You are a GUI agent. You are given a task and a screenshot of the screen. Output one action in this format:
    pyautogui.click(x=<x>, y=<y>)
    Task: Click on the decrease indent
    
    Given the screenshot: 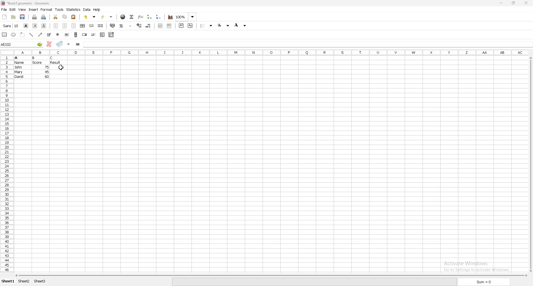 What is the action you would take?
    pyautogui.click(x=160, y=25)
    